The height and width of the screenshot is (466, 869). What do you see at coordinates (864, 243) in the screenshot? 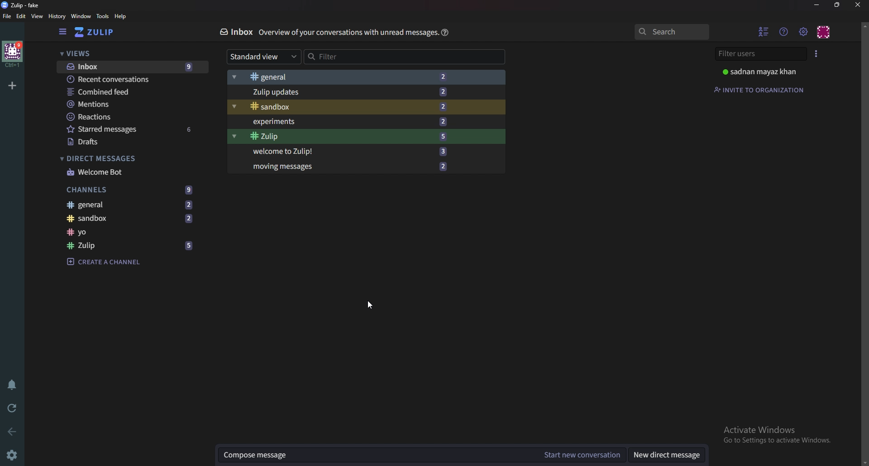
I see `Scroll bar` at bounding box center [864, 243].